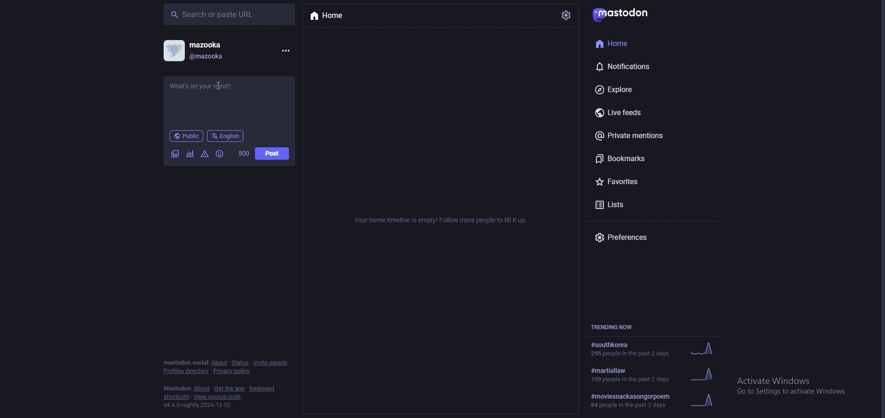 The height and width of the screenshot is (418, 885). What do you see at coordinates (199, 405) in the screenshot?
I see `version` at bounding box center [199, 405].